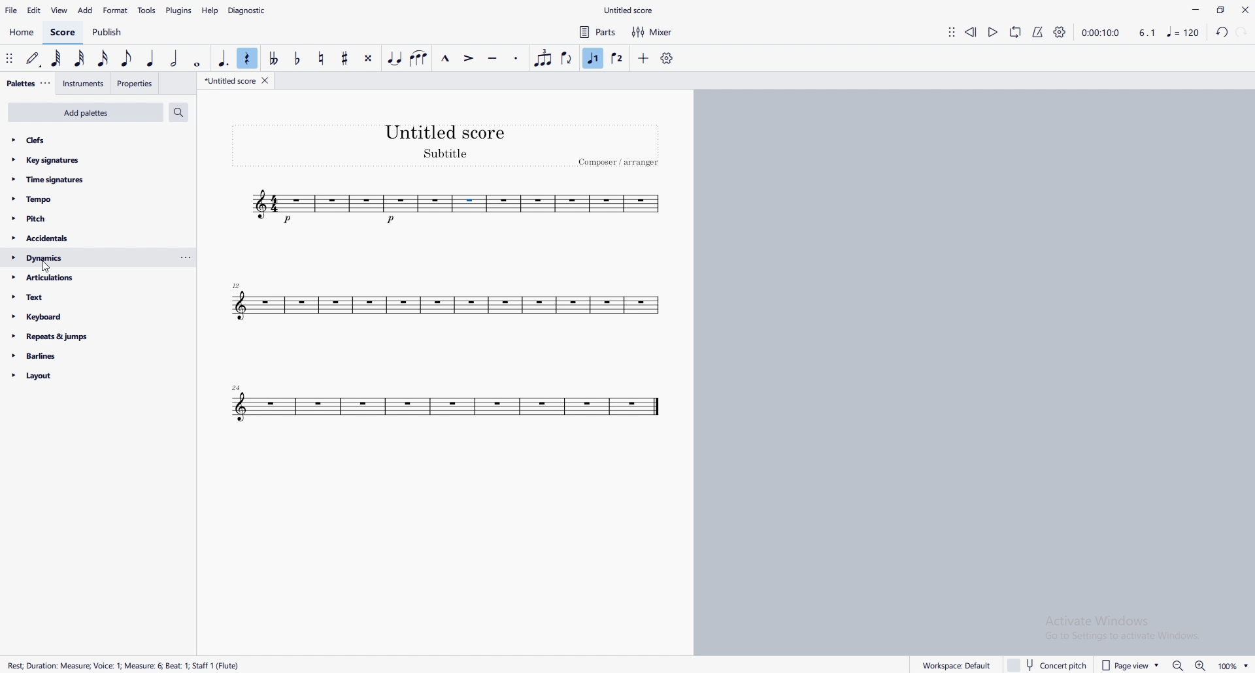  I want to click on zoom out, so click(1178, 666).